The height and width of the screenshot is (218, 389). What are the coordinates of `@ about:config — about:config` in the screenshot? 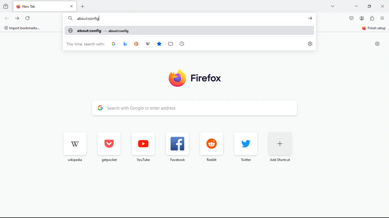 It's located at (99, 30).